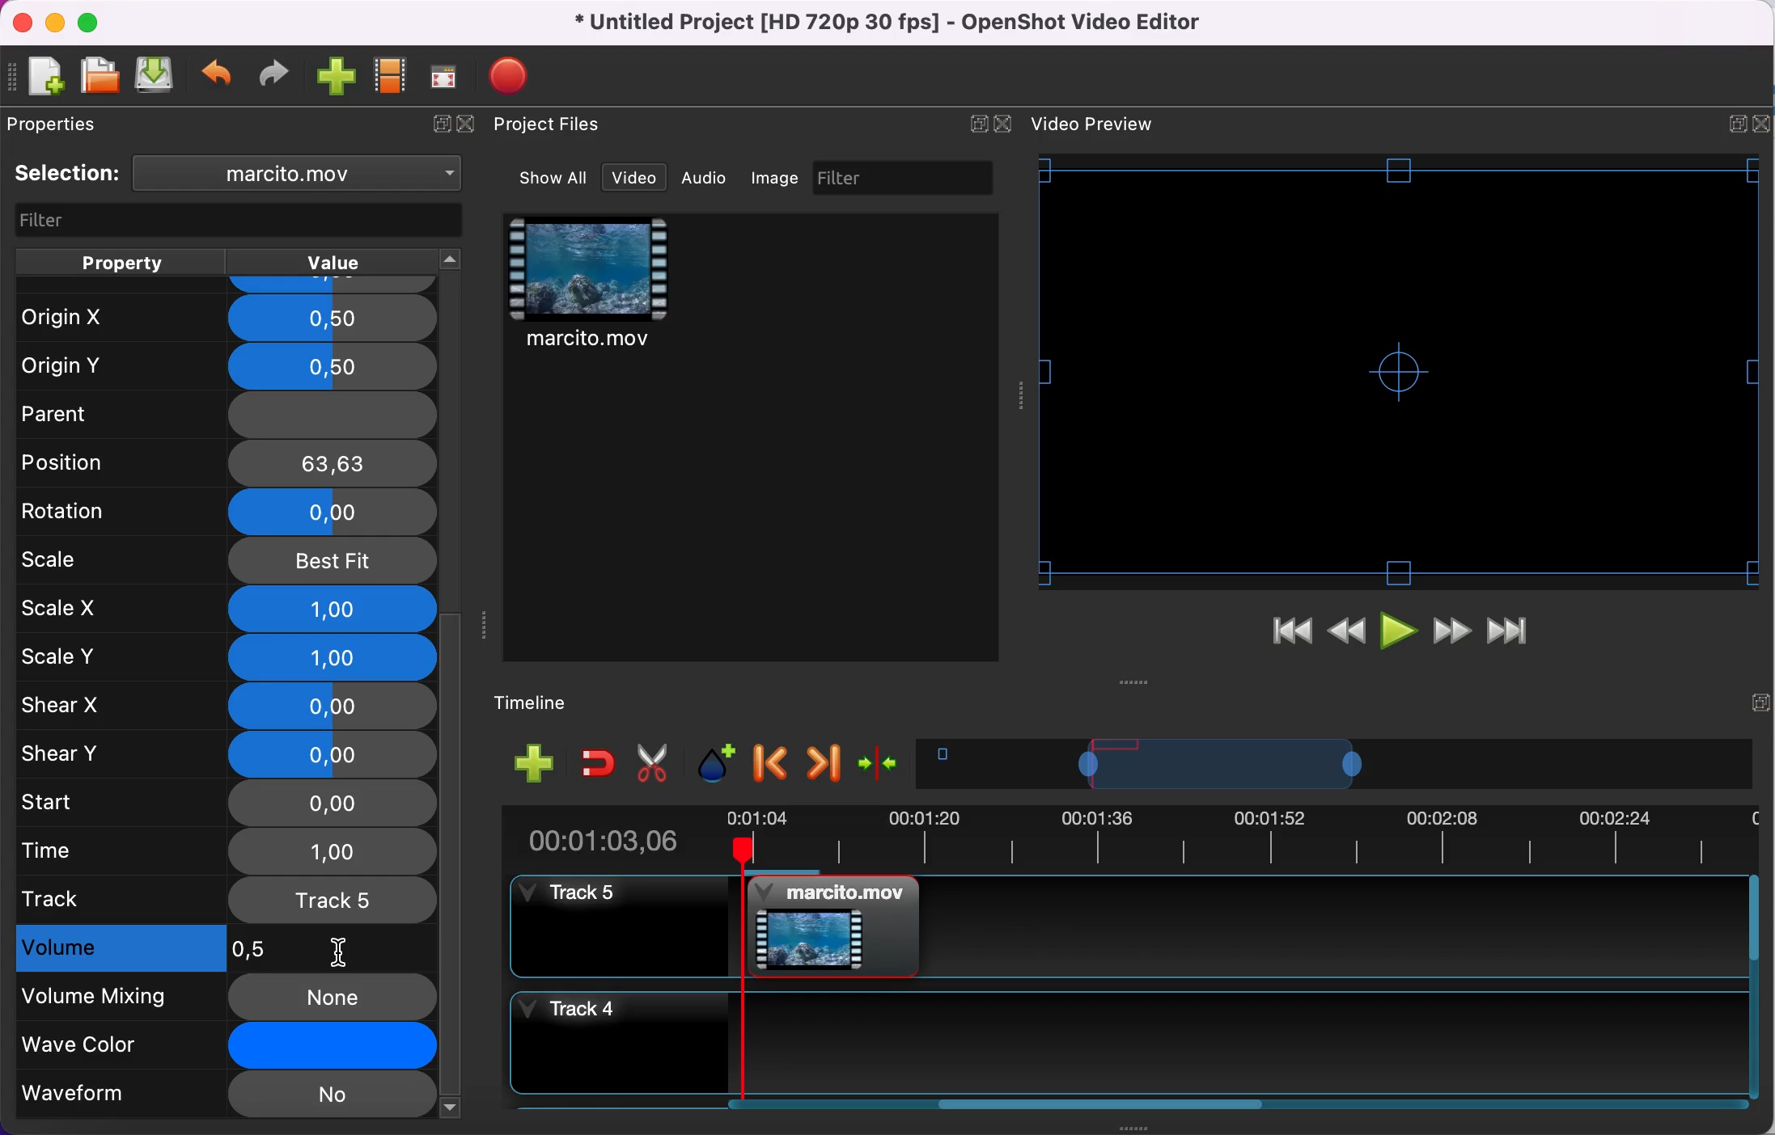  I want to click on Origin Y, so click(222, 367).